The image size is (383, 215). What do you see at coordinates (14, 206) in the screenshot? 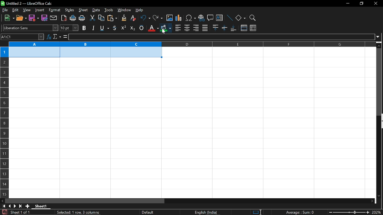
I see `next sheet` at bounding box center [14, 206].